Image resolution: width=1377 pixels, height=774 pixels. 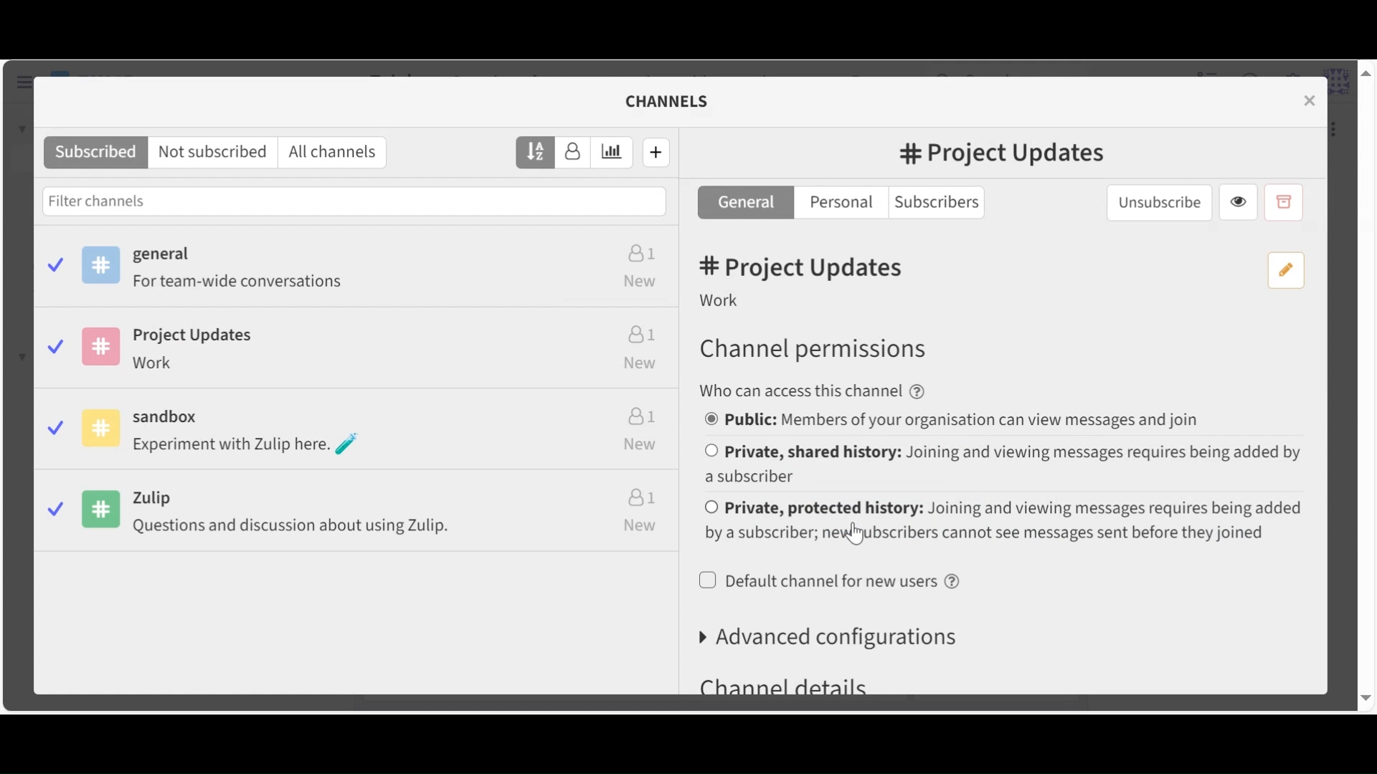 I want to click on text, so click(x=842, y=391).